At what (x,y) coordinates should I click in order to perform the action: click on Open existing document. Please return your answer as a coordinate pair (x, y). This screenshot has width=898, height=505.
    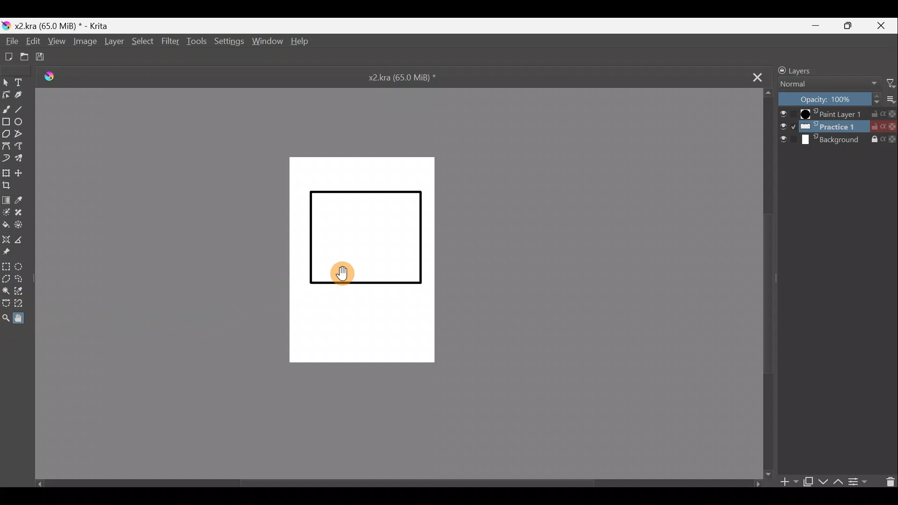
    Looking at the image, I should click on (25, 58).